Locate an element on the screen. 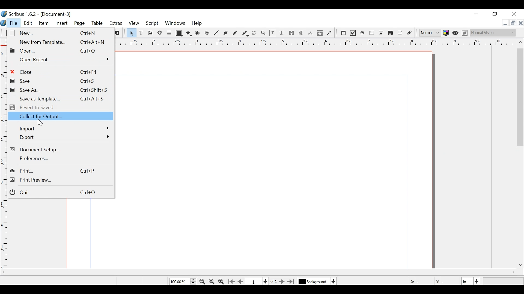 This screenshot has height=294, width=524. Close is located at coordinates (520, 22).